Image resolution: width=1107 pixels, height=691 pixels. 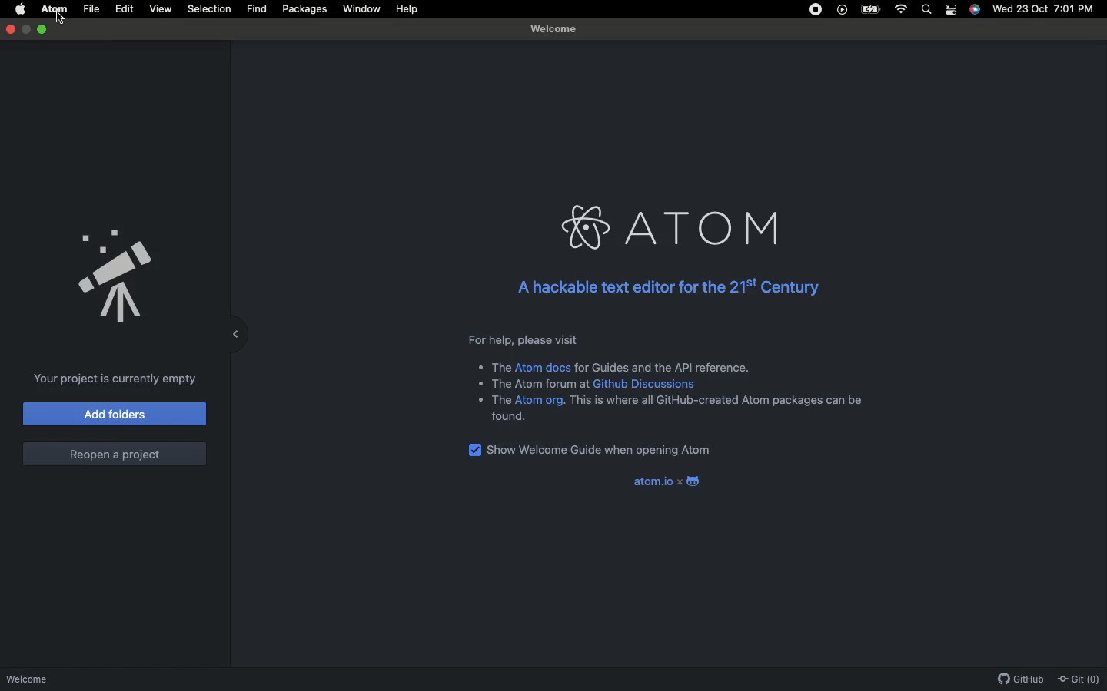 What do you see at coordinates (667, 482) in the screenshot?
I see `Atom.io x Atom logo` at bounding box center [667, 482].